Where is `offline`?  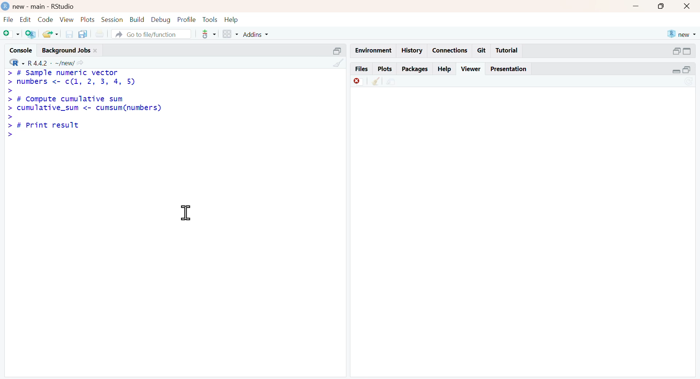
offline is located at coordinates (358, 81).